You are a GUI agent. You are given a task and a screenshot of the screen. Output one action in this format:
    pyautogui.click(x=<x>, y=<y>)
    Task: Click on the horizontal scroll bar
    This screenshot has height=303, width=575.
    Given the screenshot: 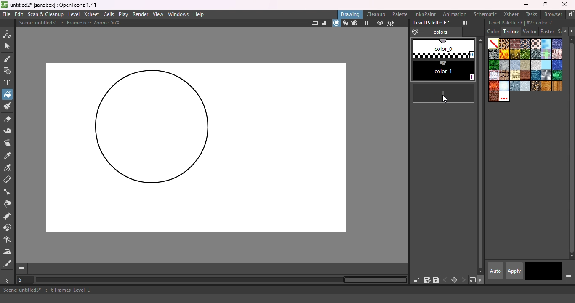 What is the action you would take?
    pyautogui.click(x=222, y=280)
    